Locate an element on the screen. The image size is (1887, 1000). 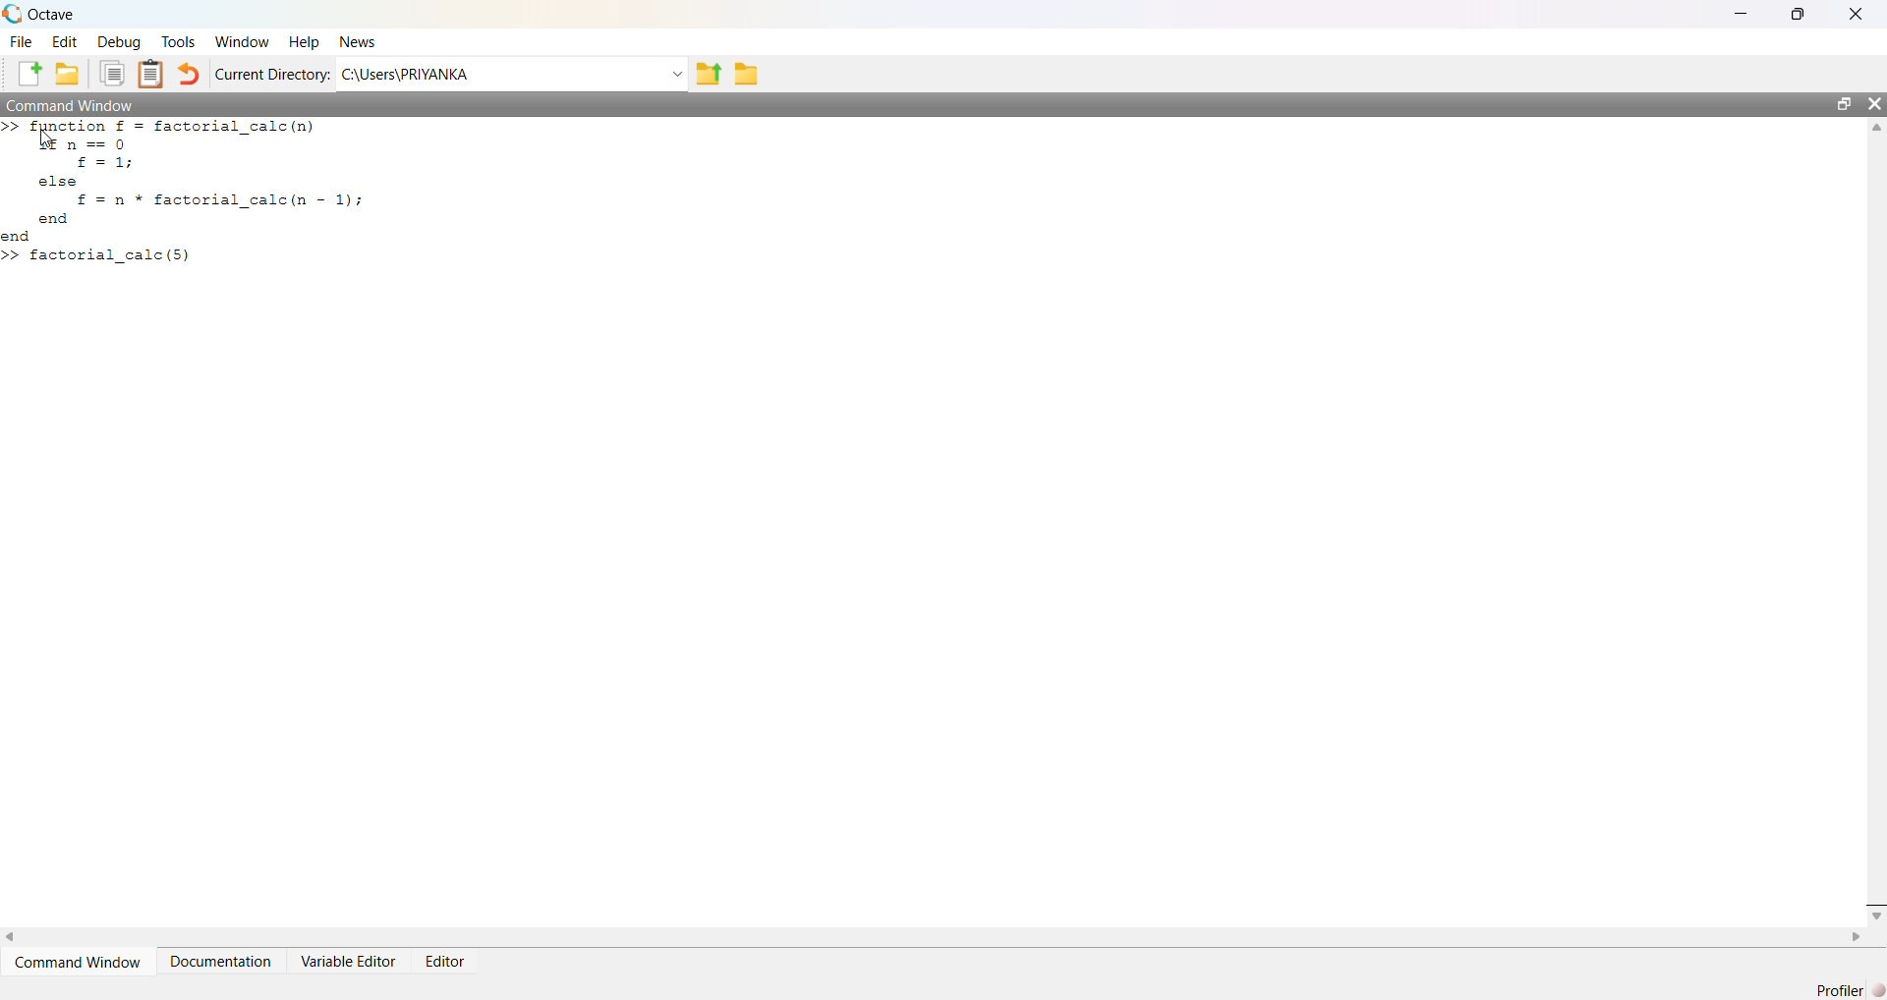
maximise is located at coordinates (1802, 12).